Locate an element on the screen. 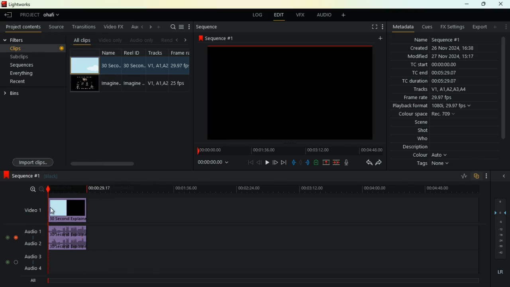  everything is located at coordinates (24, 73).